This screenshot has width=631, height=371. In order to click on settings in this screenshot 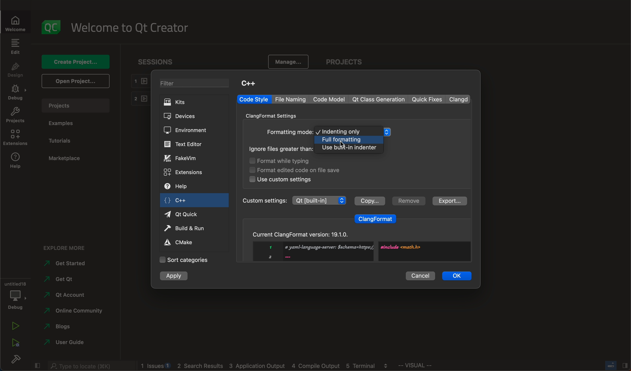, I will do `click(275, 115)`.